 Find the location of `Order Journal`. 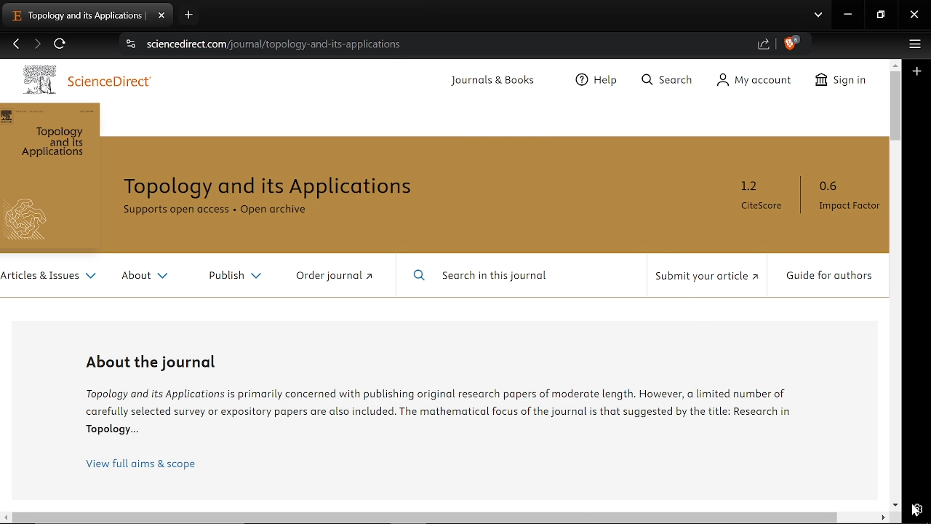

Order Journal is located at coordinates (336, 277).